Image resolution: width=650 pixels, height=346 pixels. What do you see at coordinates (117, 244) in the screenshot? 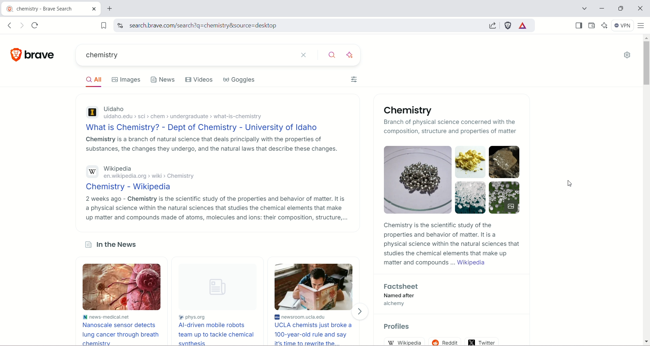
I see `In the News` at bounding box center [117, 244].